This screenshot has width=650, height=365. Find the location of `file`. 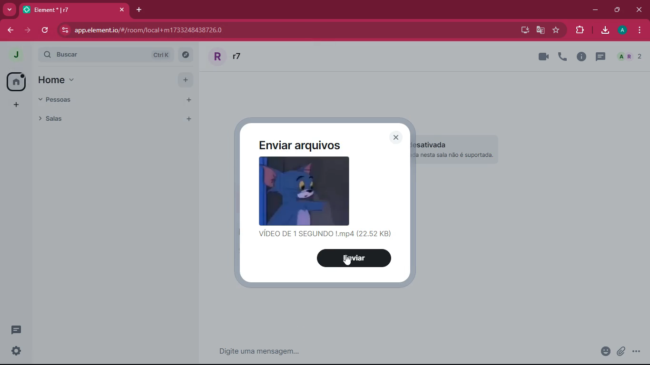

file is located at coordinates (305, 191).